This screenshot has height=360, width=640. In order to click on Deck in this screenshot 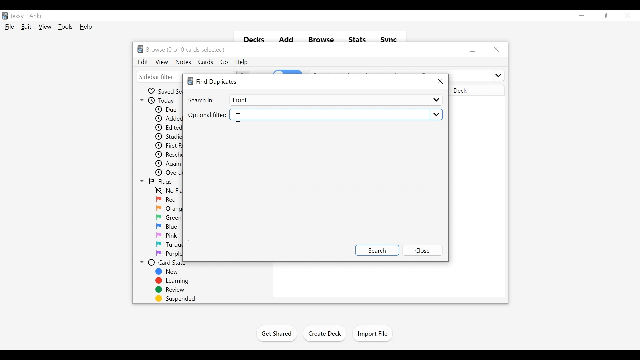, I will do `click(477, 91)`.